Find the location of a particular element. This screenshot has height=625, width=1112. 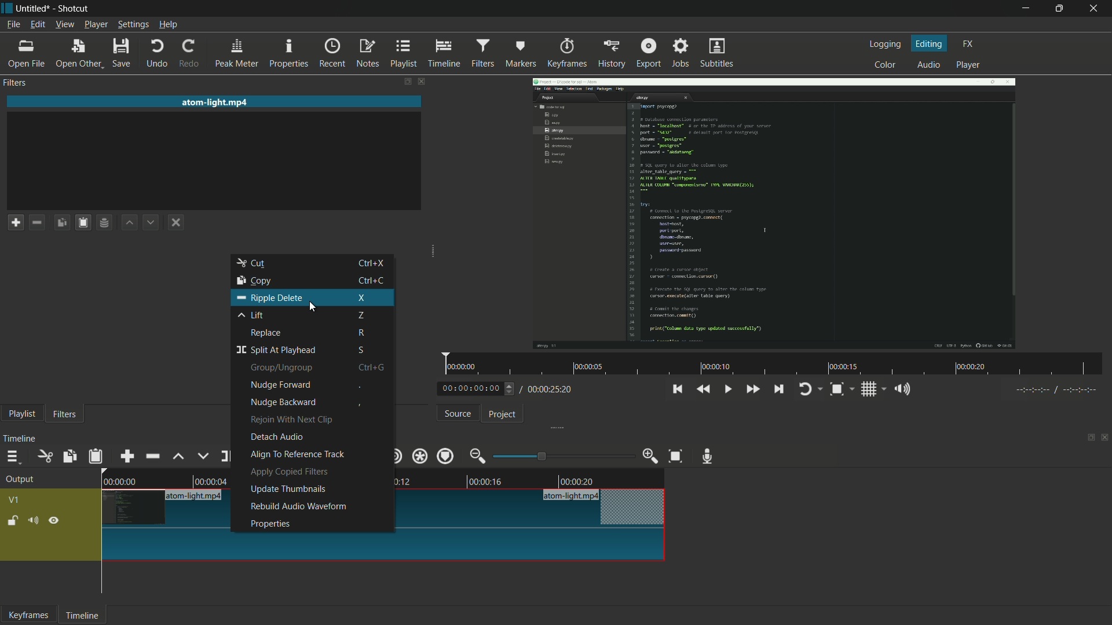

timeline menu is located at coordinates (13, 457).